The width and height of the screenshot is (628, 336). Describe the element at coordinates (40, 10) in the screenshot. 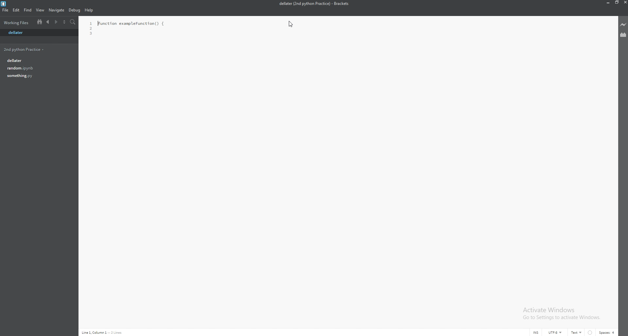

I see `view` at that location.